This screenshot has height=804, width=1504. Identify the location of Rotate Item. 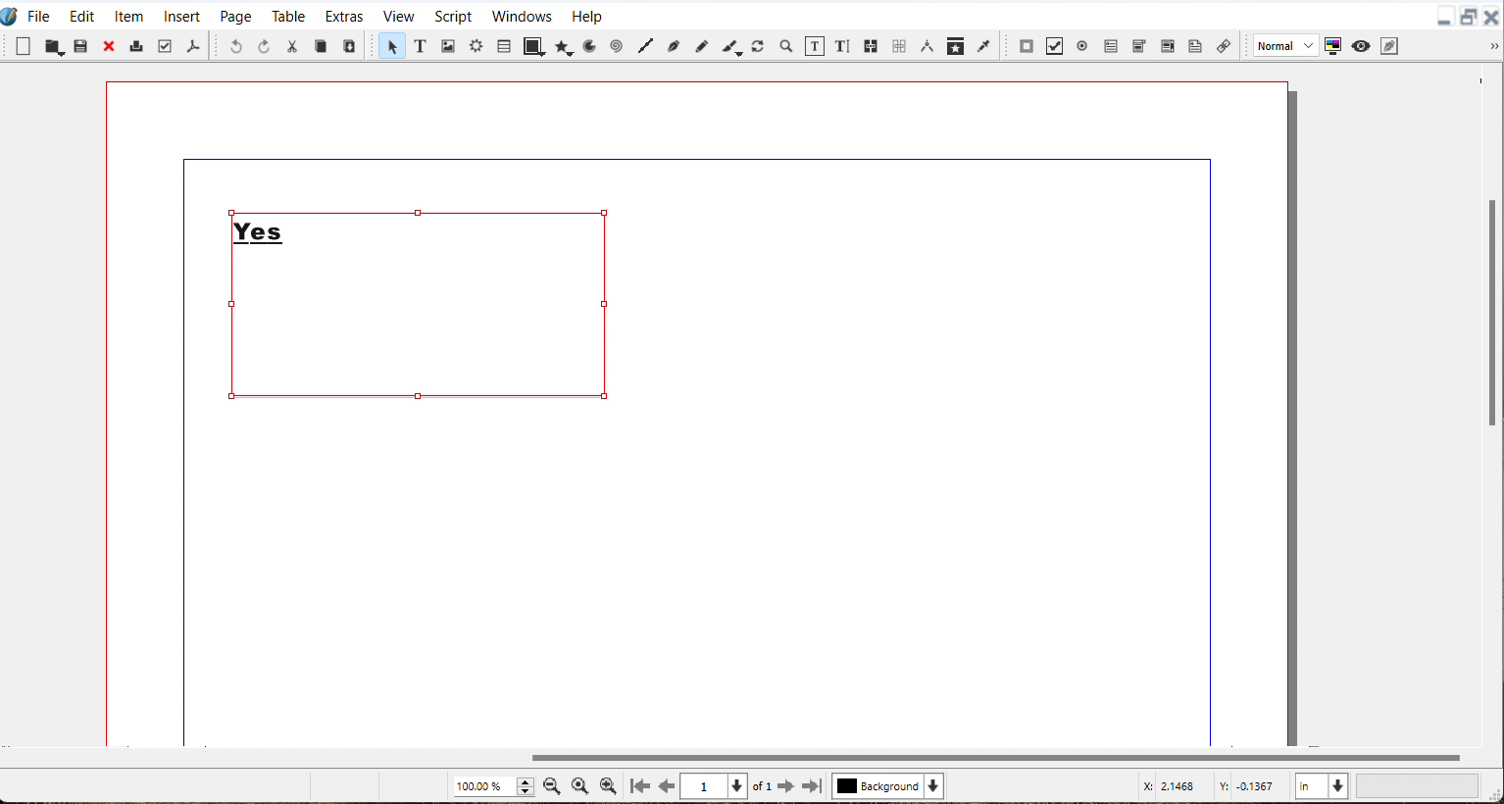
(760, 45).